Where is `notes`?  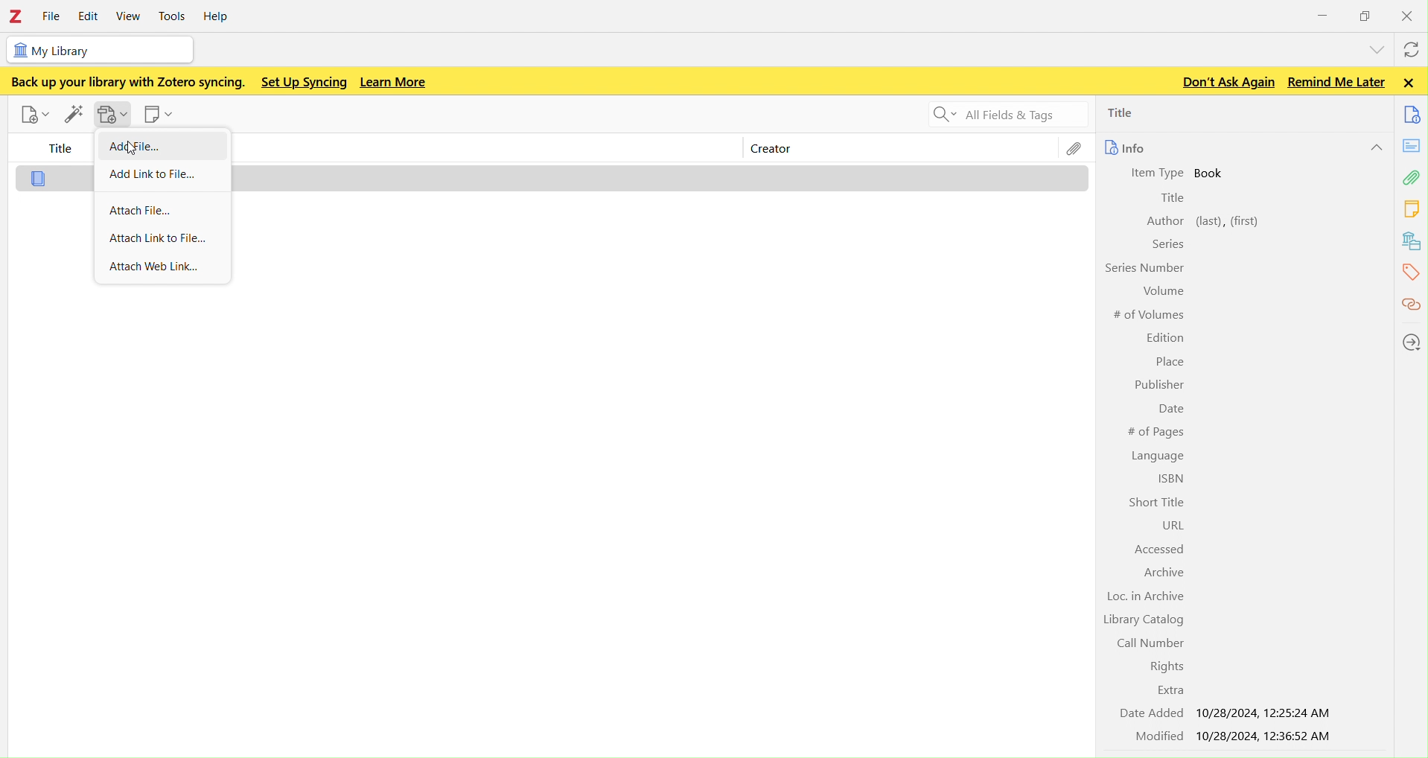 notes is located at coordinates (1413, 208).